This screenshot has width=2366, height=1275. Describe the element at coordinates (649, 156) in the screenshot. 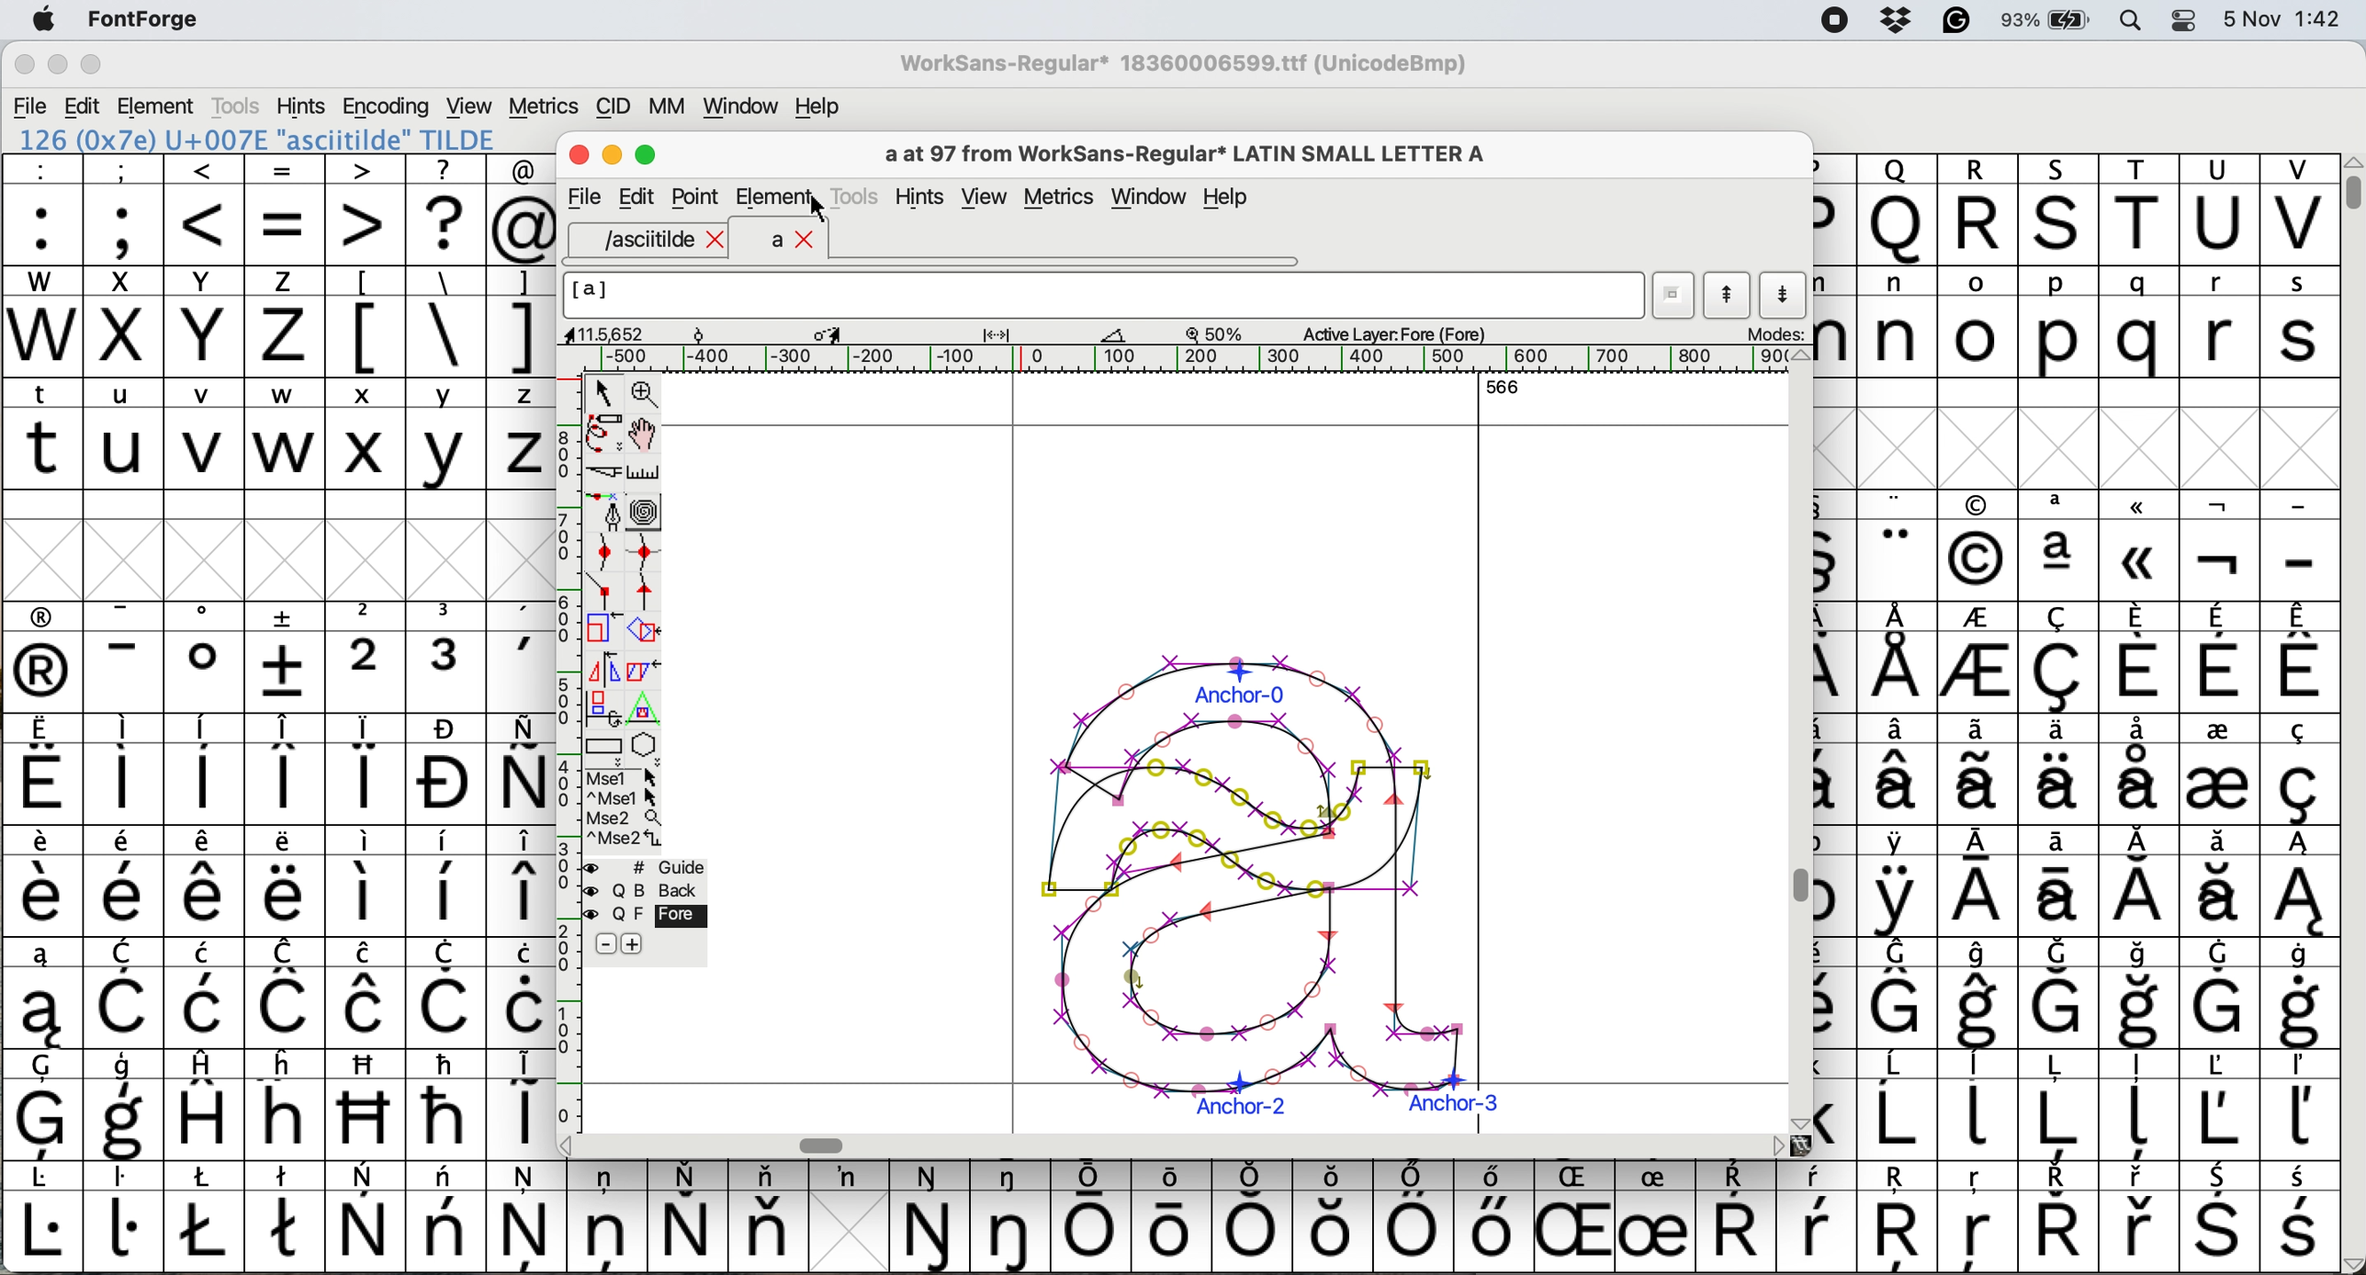

I see `Maximise` at that location.